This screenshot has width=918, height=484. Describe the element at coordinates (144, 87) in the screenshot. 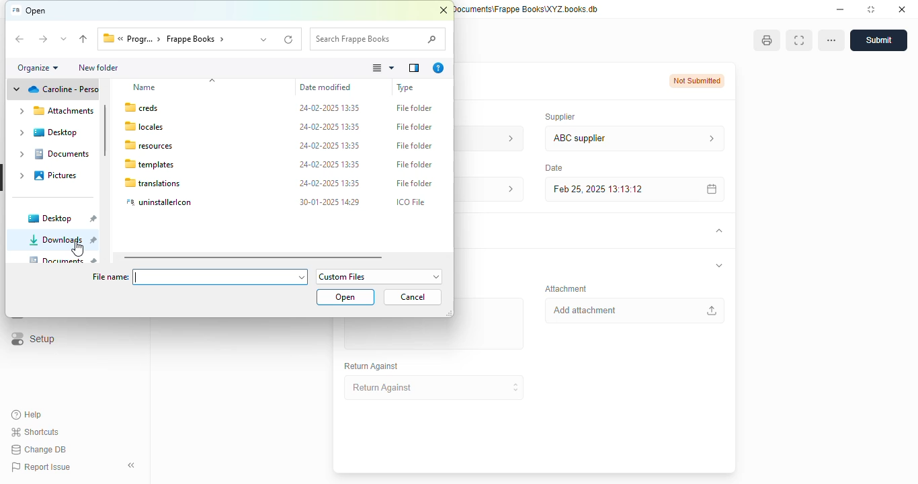

I see `name` at that location.